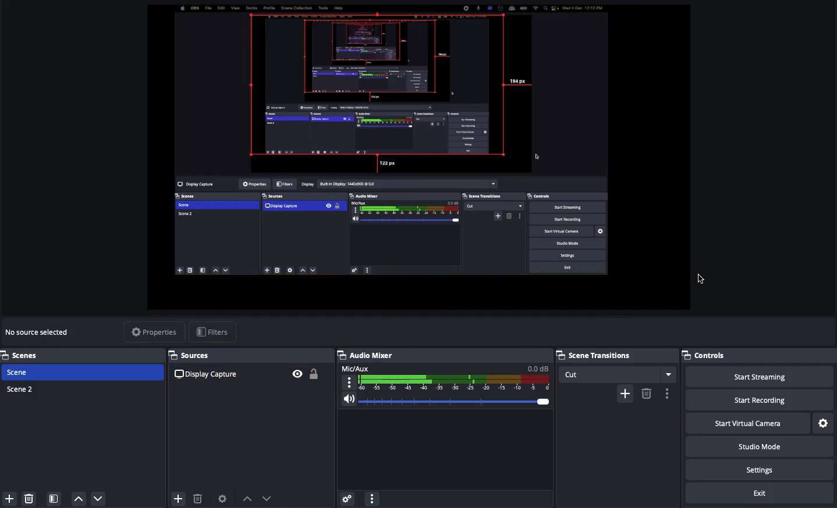  I want to click on No sources selected, so click(41, 332).